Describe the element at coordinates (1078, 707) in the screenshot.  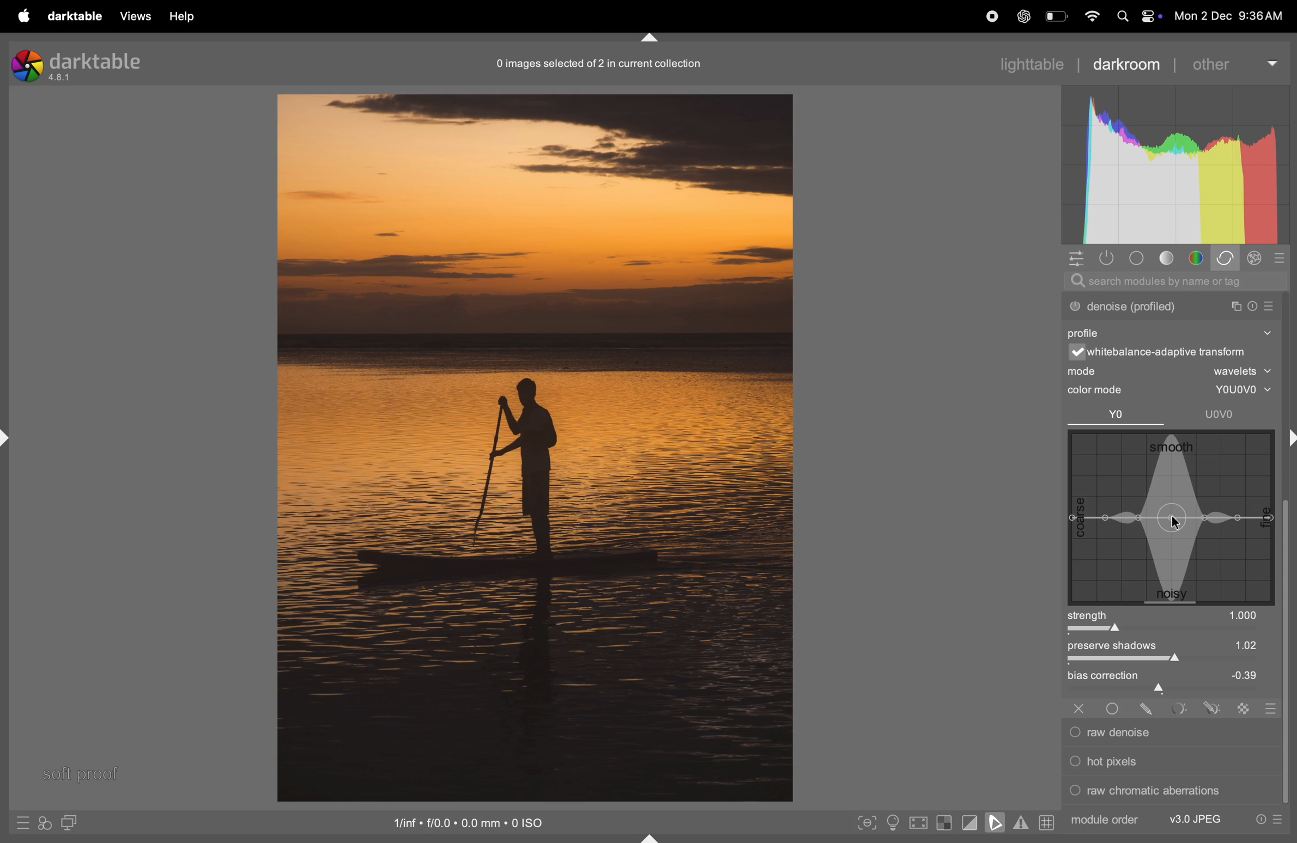
I see `x-sign` at that location.